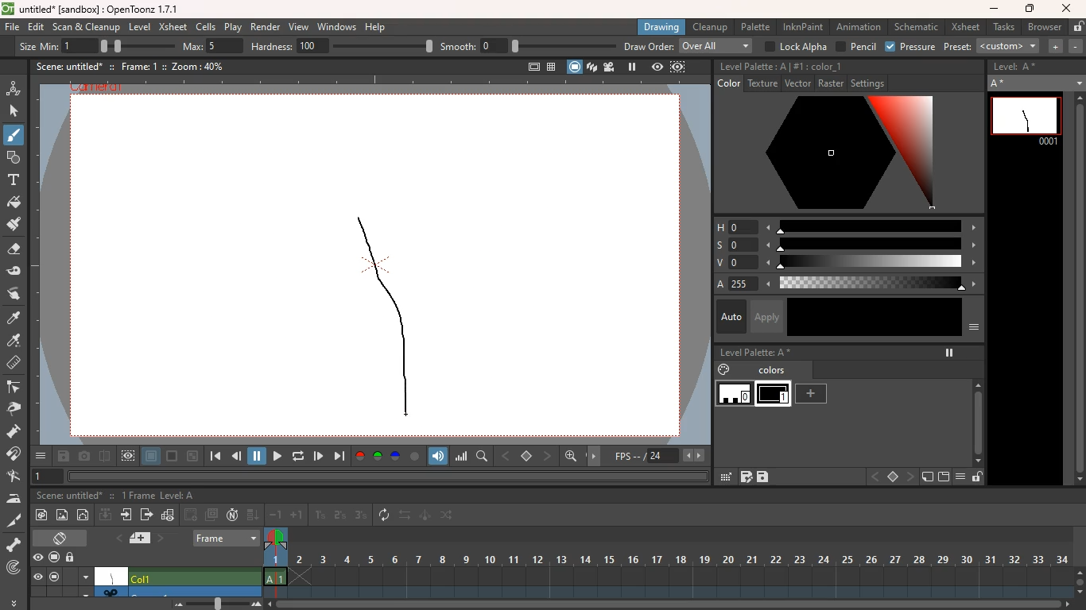  I want to click on circle, so click(415, 456).